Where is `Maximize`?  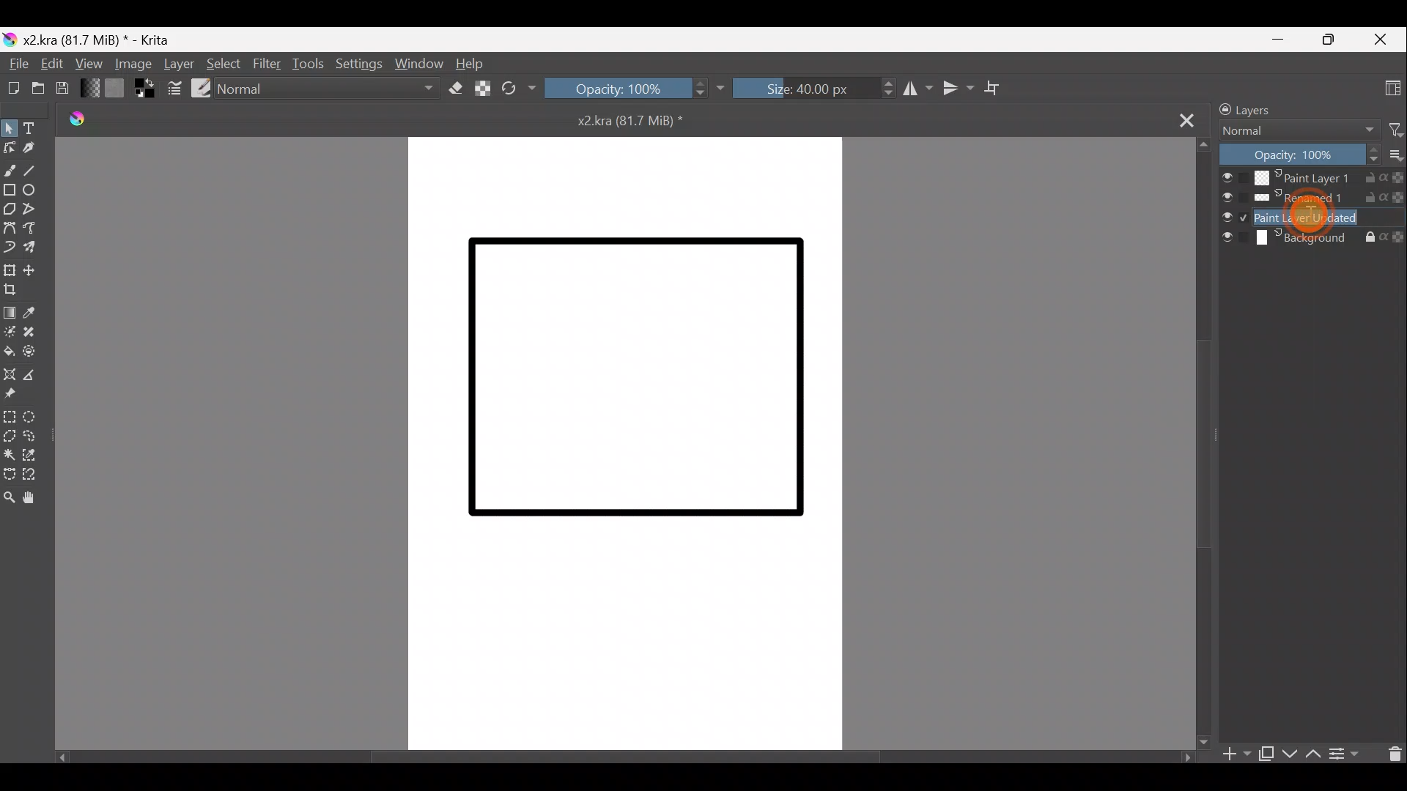
Maximize is located at coordinates (1328, 39).